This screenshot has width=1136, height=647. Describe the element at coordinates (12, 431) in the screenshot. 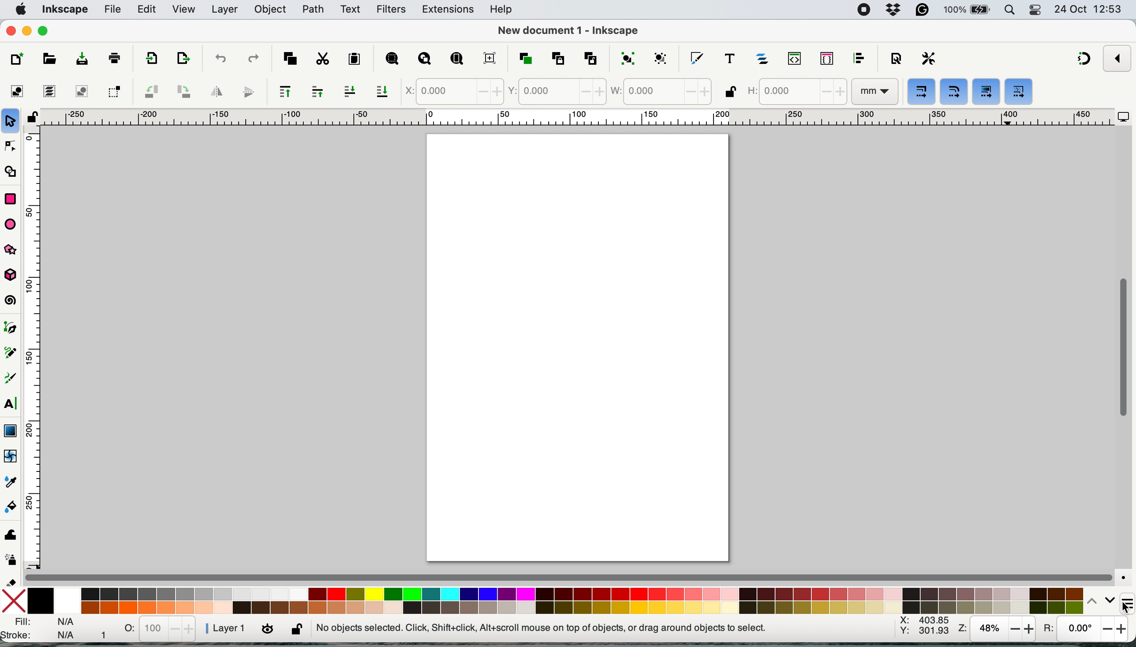

I see `gradient tool` at that location.